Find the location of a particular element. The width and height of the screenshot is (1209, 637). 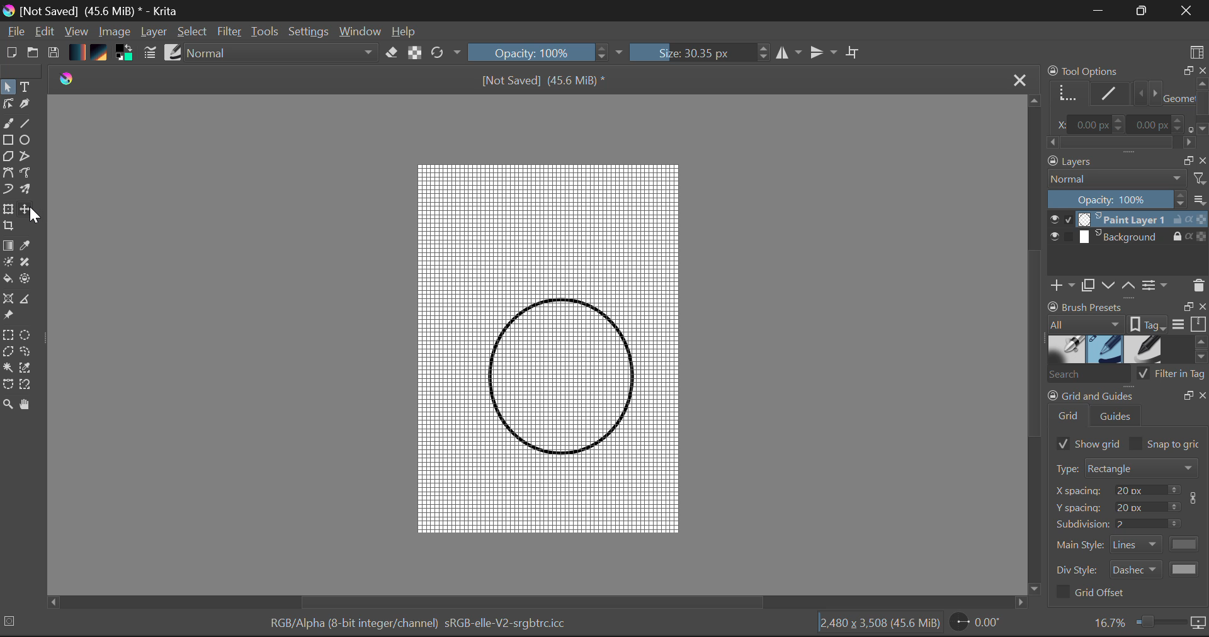

Blending Mode is located at coordinates (1127, 179).